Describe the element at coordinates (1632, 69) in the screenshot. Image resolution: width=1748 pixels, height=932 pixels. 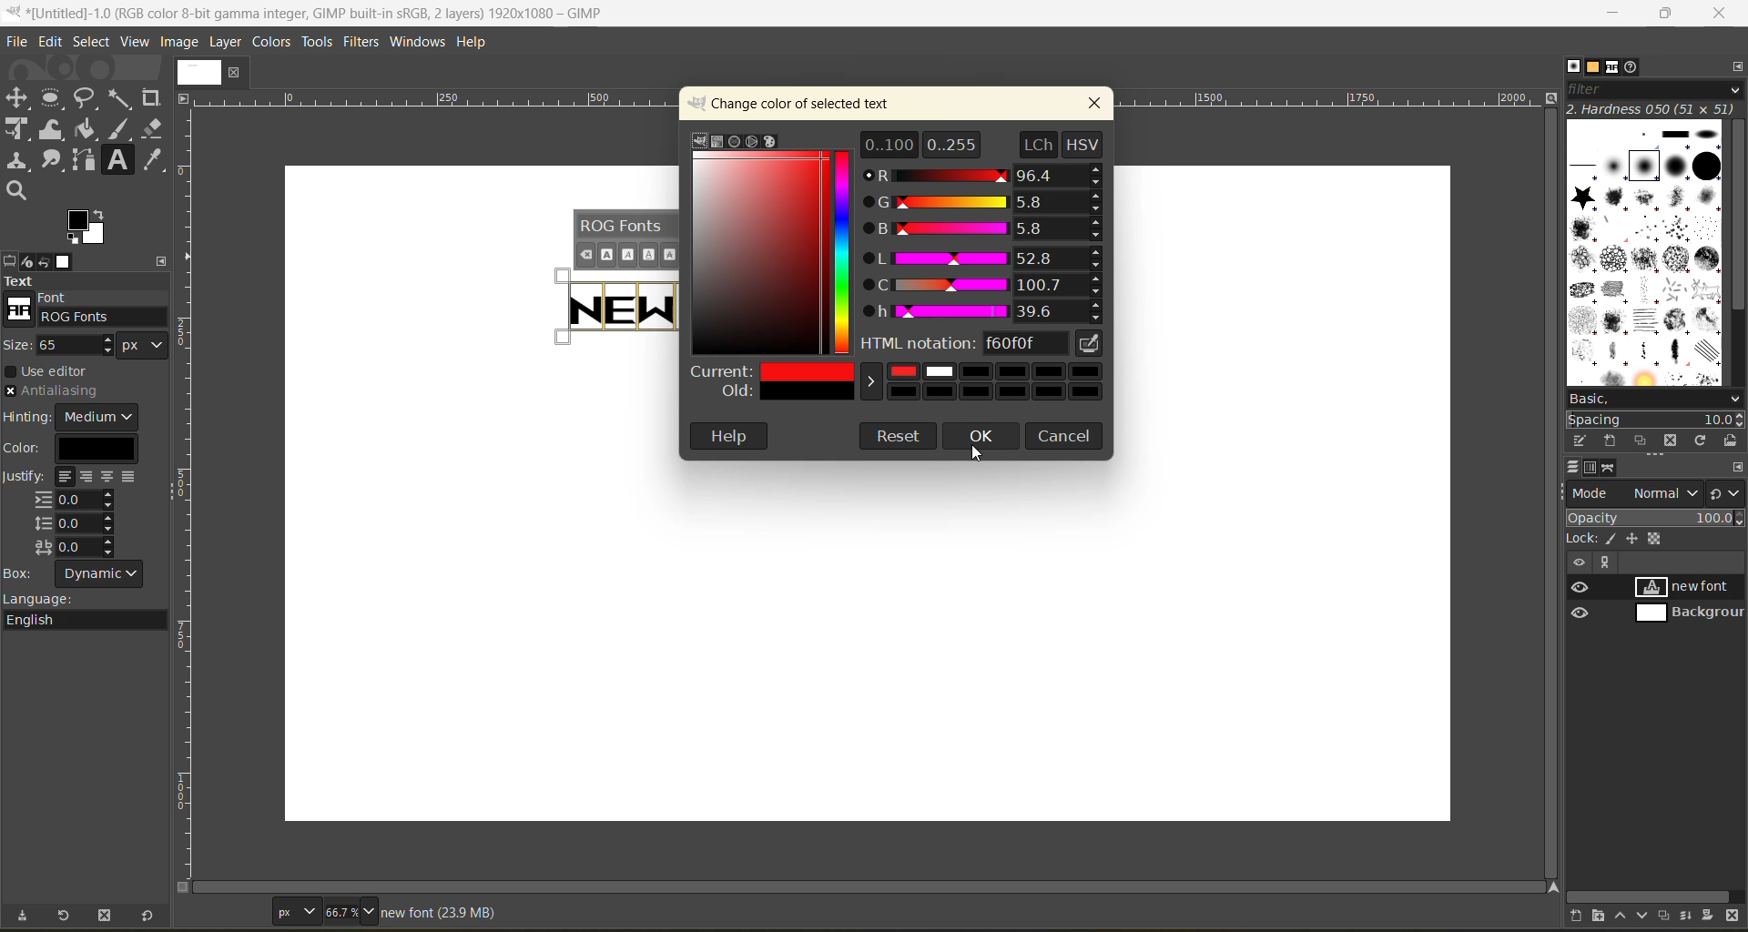
I see `document history` at that location.